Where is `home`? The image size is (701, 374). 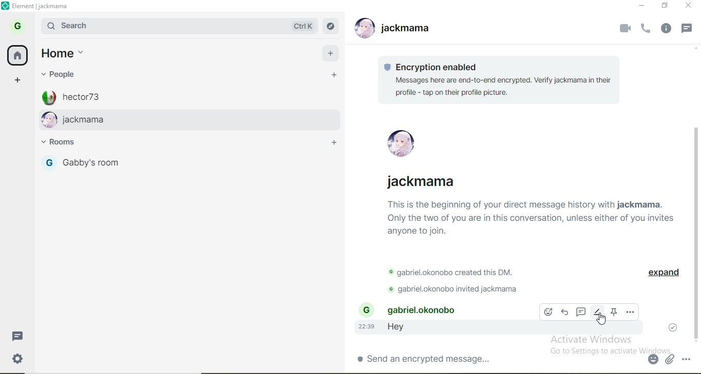
home is located at coordinates (17, 56).